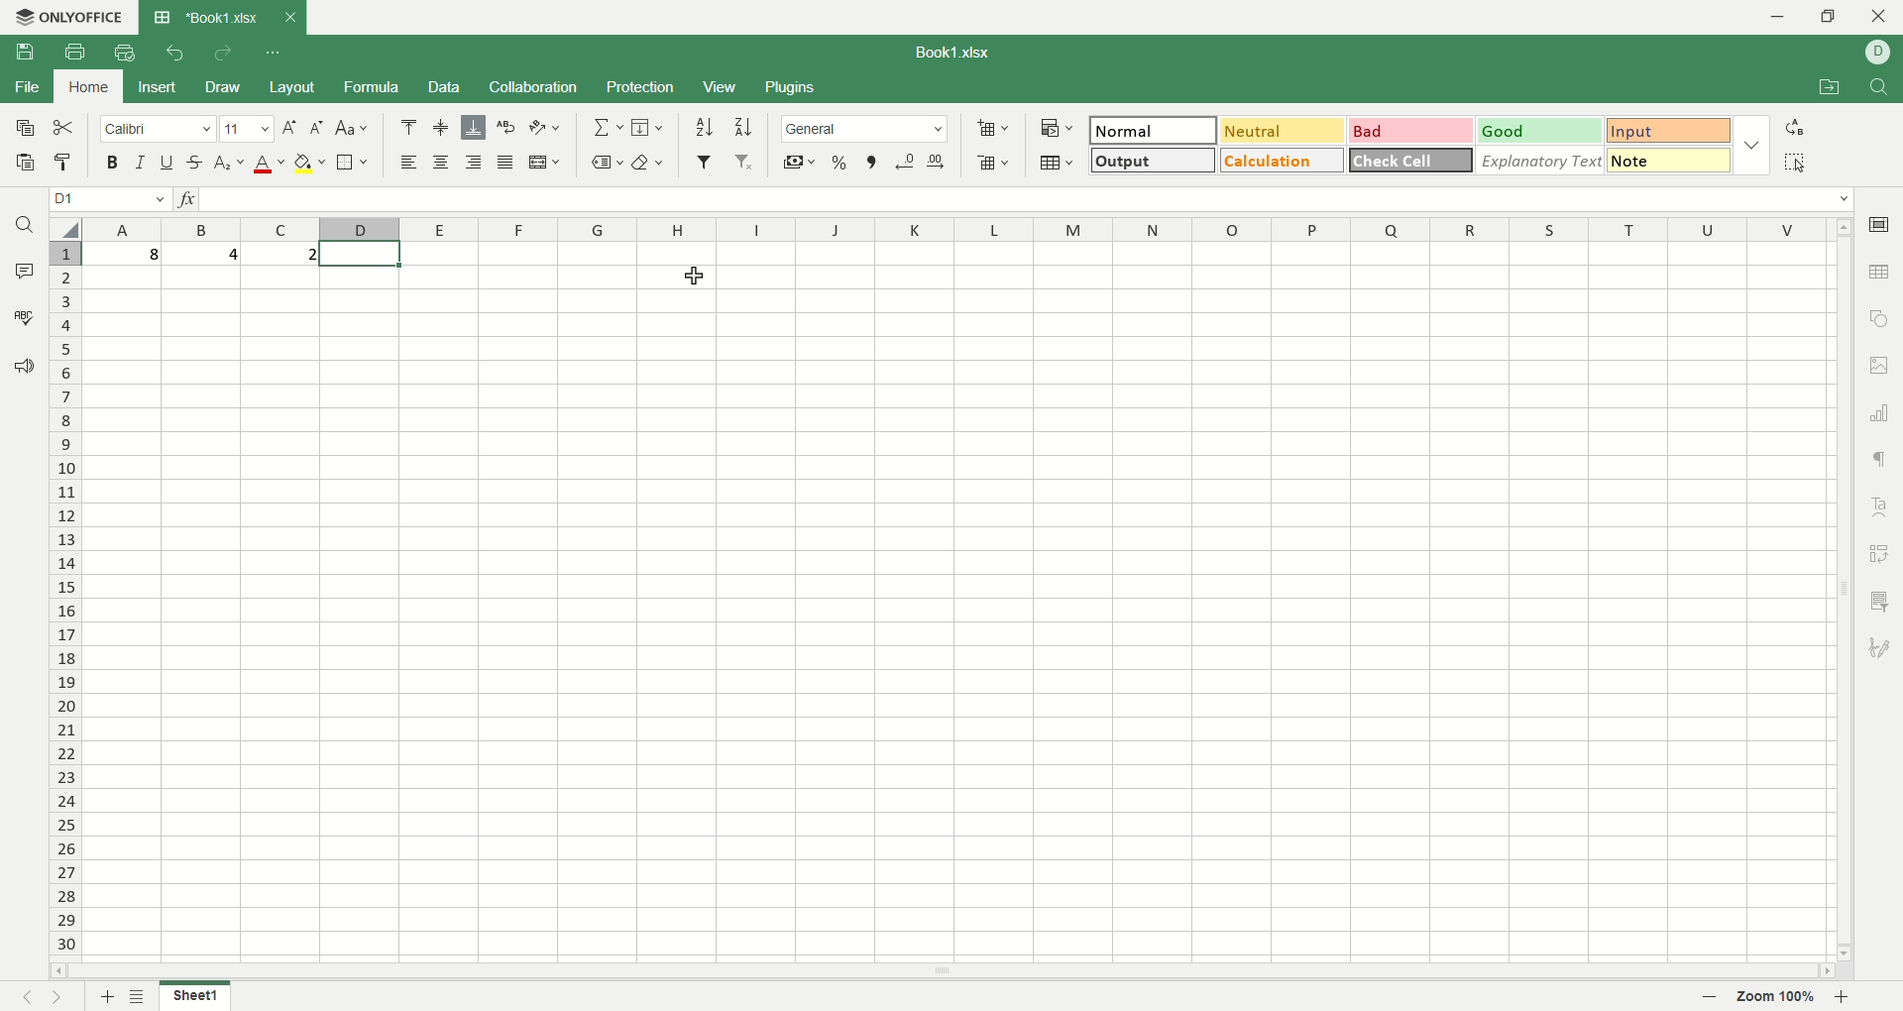 This screenshot has width=1903, height=1011. What do you see at coordinates (64, 129) in the screenshot?
I see `cut` at bounding box center [64, 129].